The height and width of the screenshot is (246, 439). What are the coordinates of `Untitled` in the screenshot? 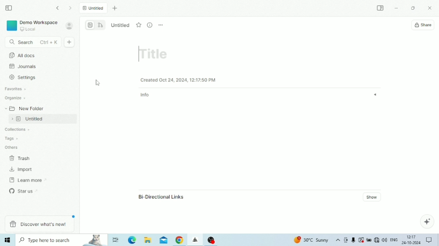 It's located at (94, 8).